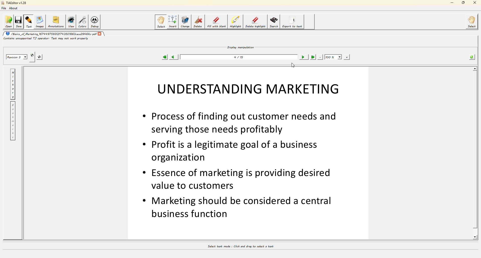 This screenshot has height=258, width=481. I want to click on zoom in, so click(346, 57).